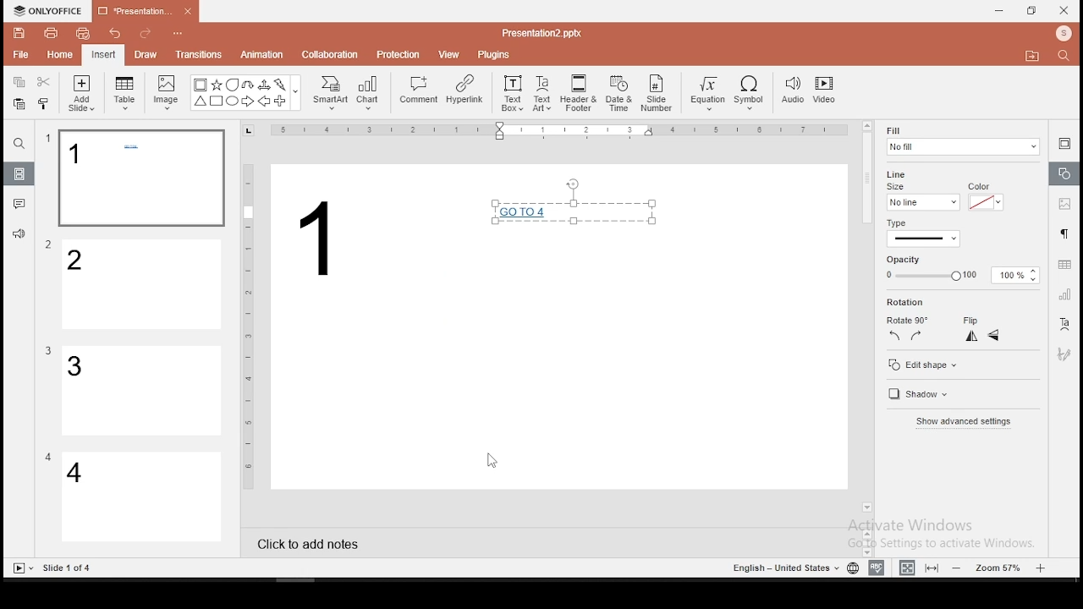 This screenshot has height=609, width=1083. What do you see at coordinates (1064, 325) in the screenshot?
I see `text art tool` at bounding box center [1064, 325].